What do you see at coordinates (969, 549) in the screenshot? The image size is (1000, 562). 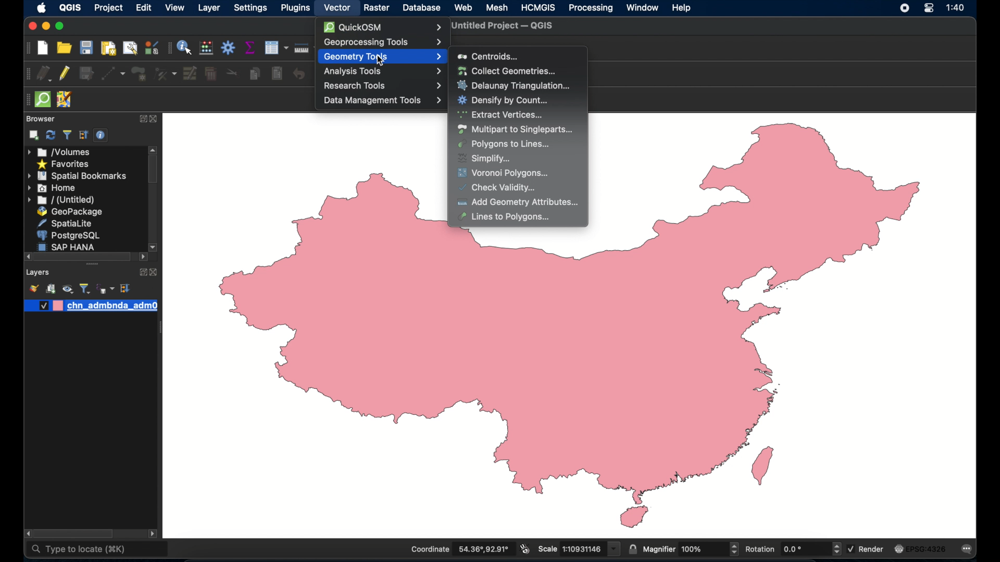 I see `messages` at bounding box center [969, 549].